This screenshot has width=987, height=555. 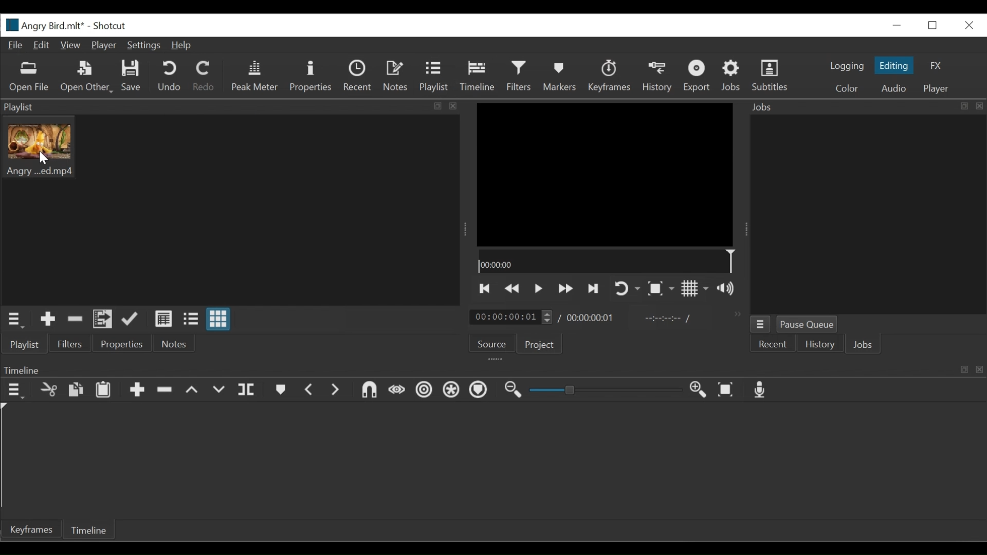 I want to click on Show volume control, so click(x=726, y=289).